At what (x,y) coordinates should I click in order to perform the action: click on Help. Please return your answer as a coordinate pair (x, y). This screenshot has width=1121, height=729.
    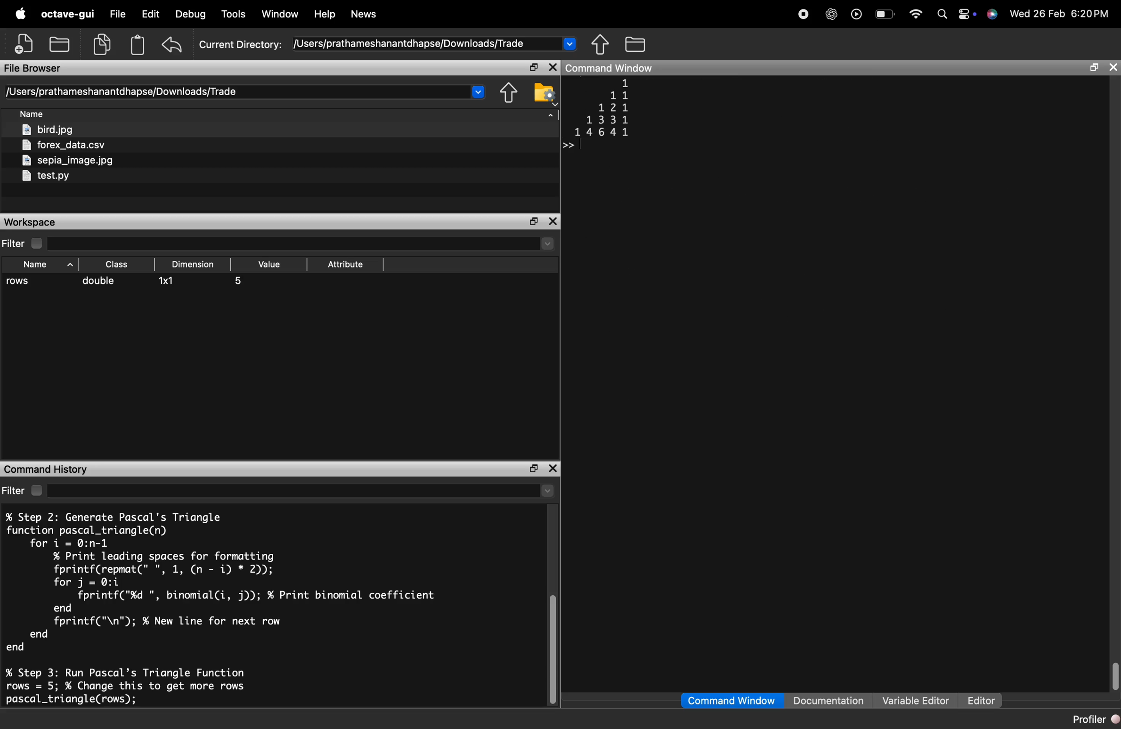
    Looking at the image, I should click on (325, 14).